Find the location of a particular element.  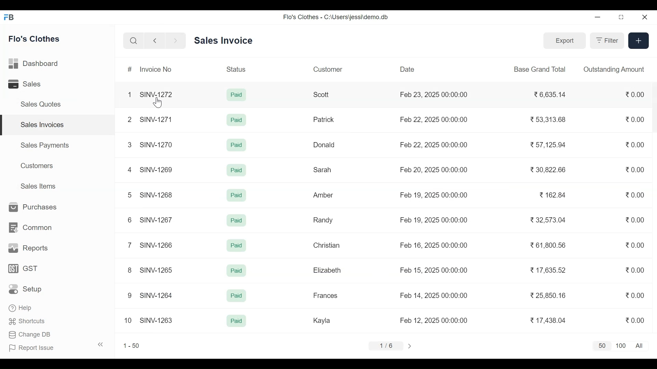

SINV-1270 is located at coordinates (155, 145).